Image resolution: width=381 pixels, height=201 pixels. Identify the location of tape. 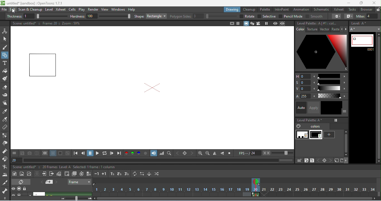
(4, 94).